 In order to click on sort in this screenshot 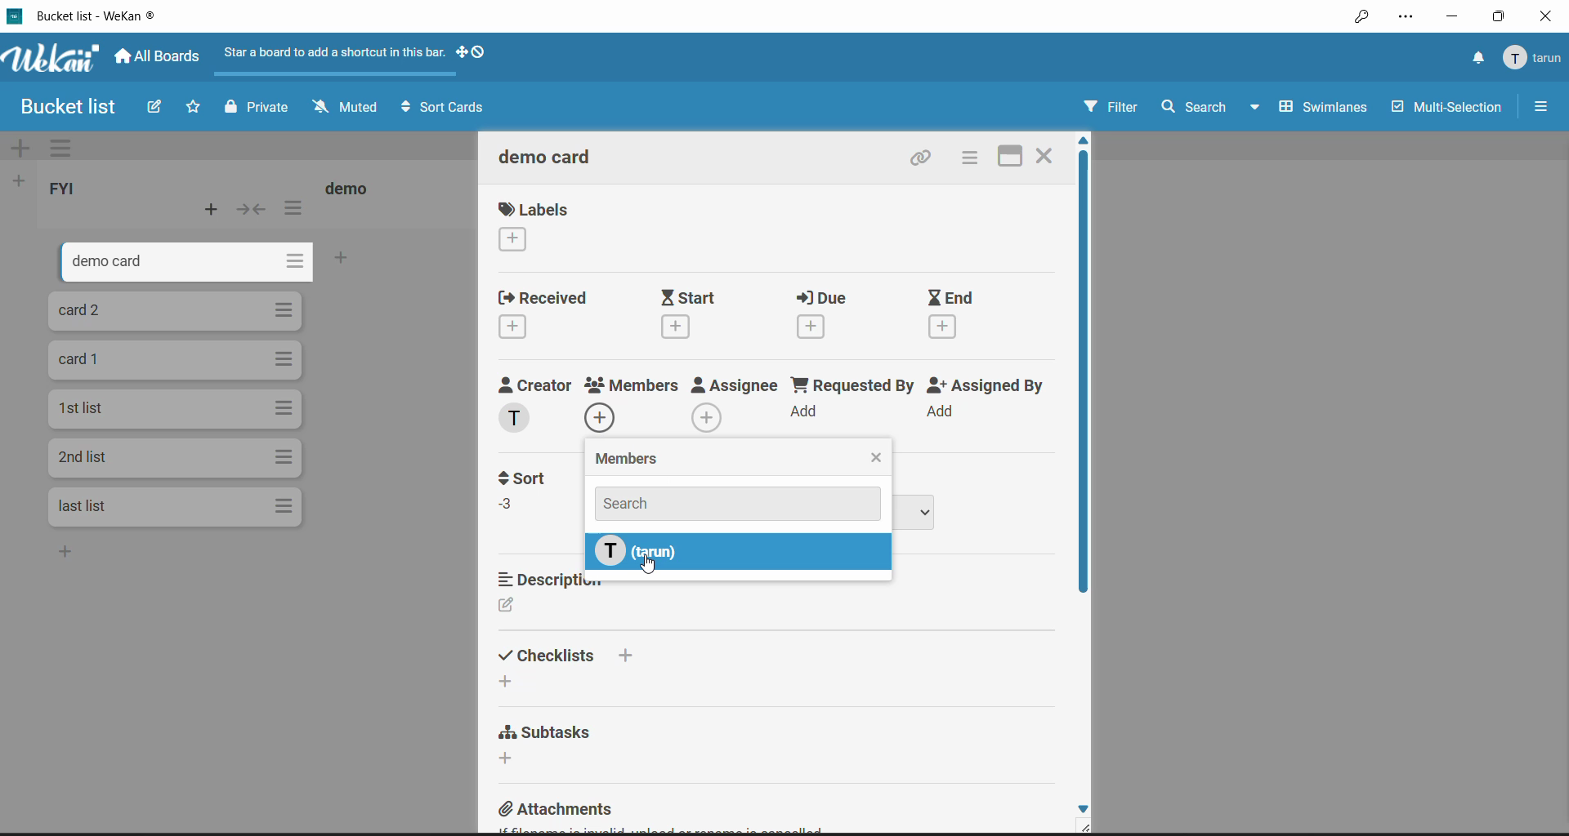, I will do `click(530, 479)`.